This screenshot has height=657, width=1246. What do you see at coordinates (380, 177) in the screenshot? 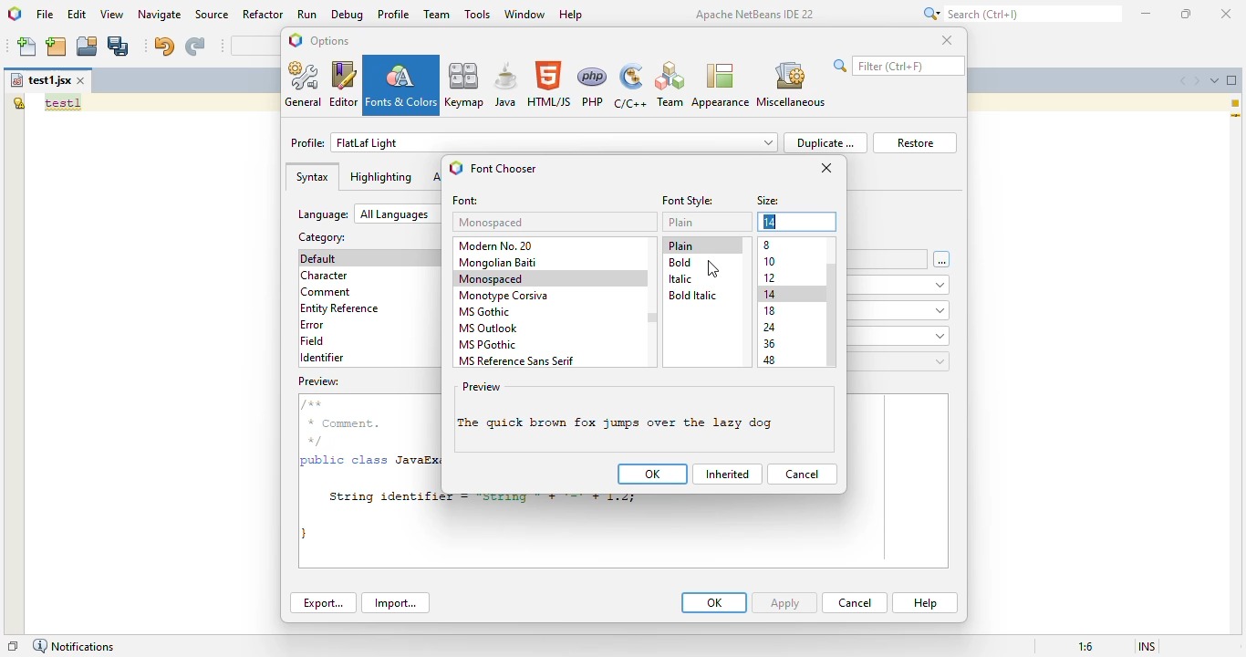
I see `highlighting` at bounding box center [380, 177].